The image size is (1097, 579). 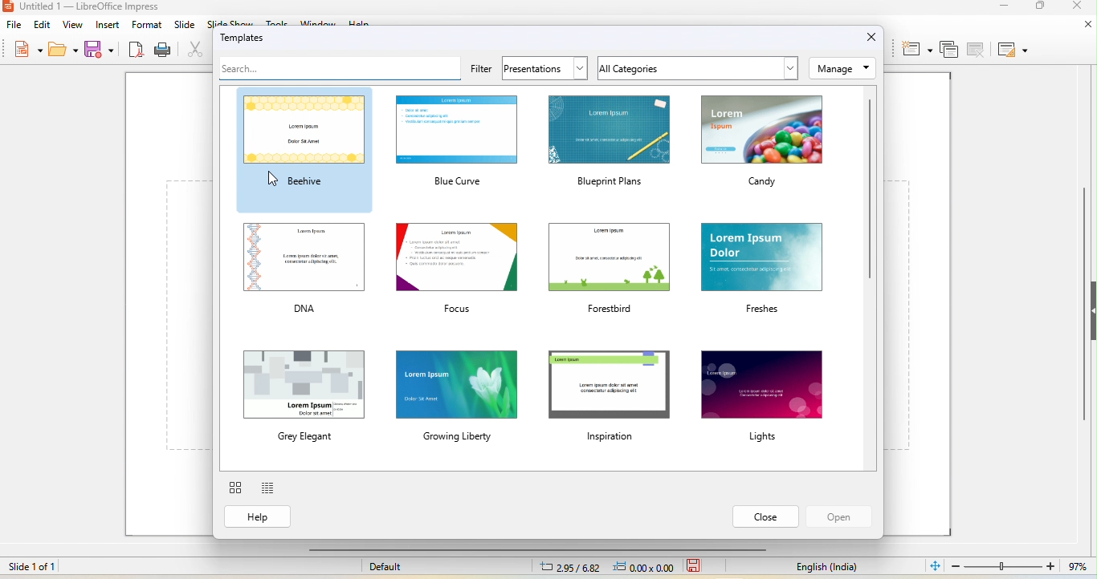 I want to click on export as pdf, so click(x=137, y=51).